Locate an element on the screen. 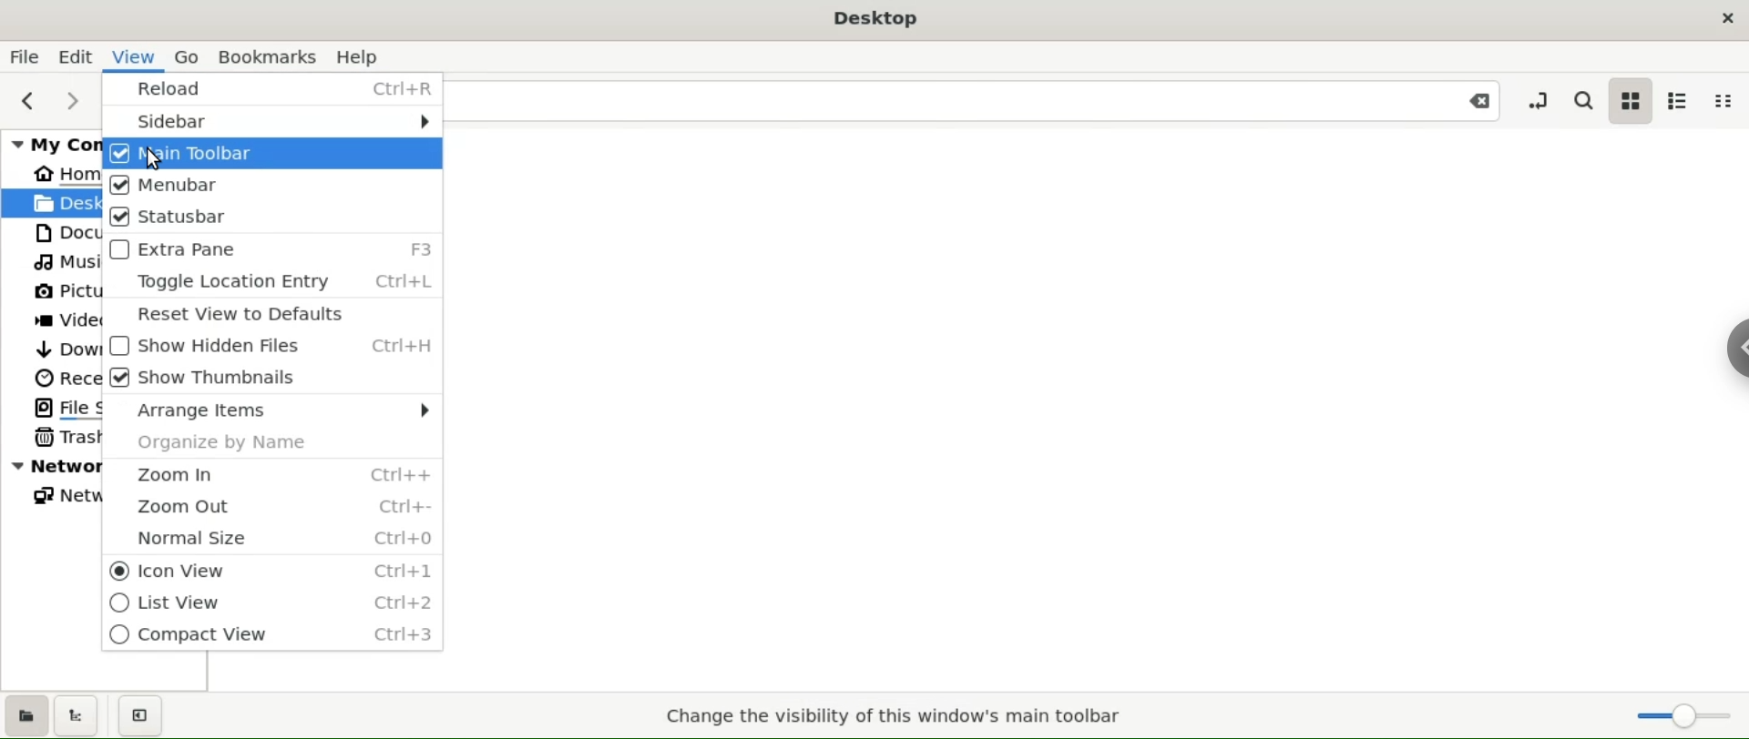  extra pane is located at coordinates (269, 251).